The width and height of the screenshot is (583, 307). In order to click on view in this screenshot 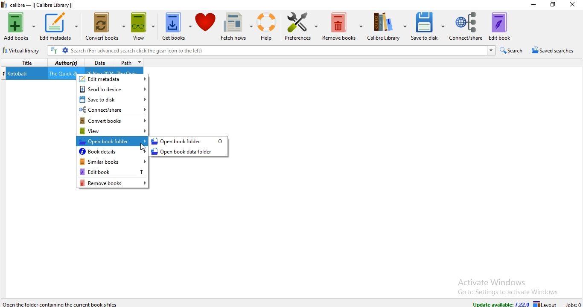, I will do `click(114, 131)`.